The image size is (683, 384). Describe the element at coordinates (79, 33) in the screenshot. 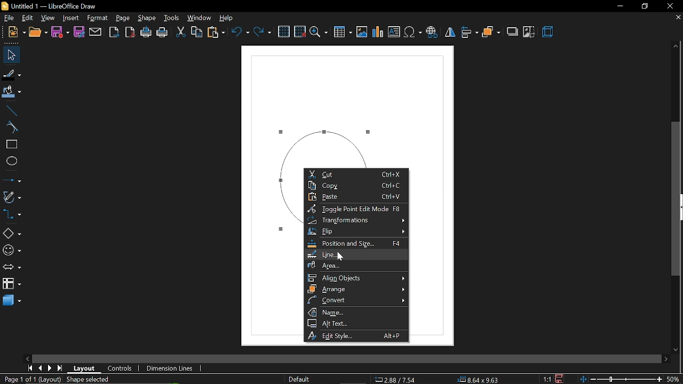

I see `save as` at that location.